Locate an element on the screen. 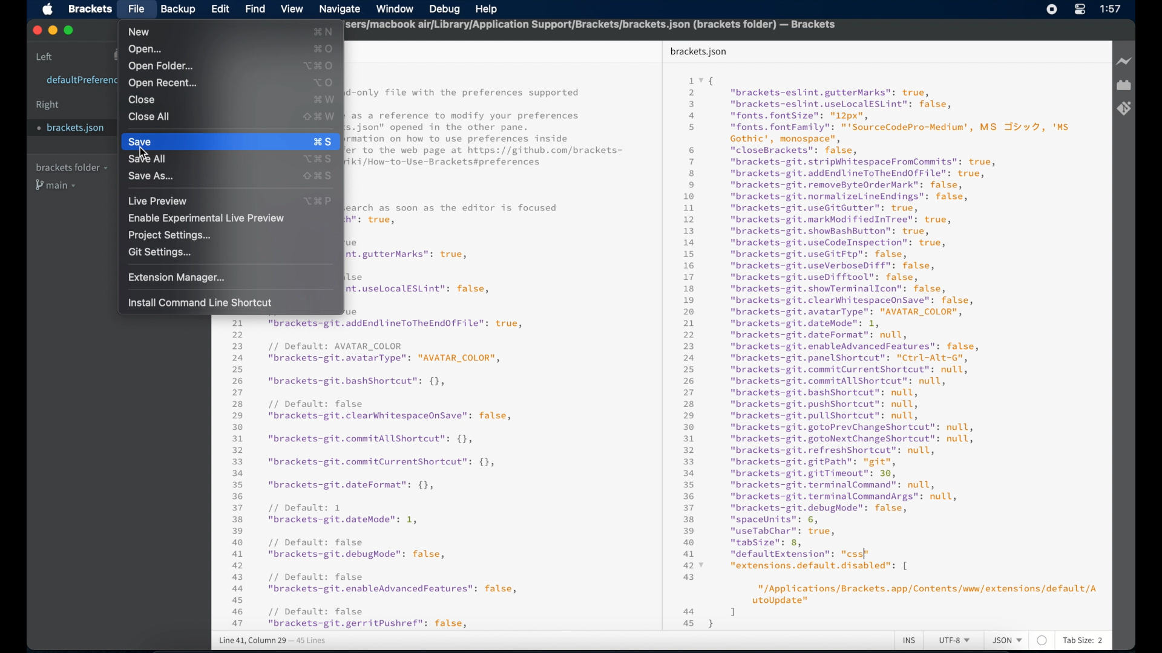 The height and width of the screenshot is (653, 1162). tab size: 2 is located at coordinates (1083, 641).